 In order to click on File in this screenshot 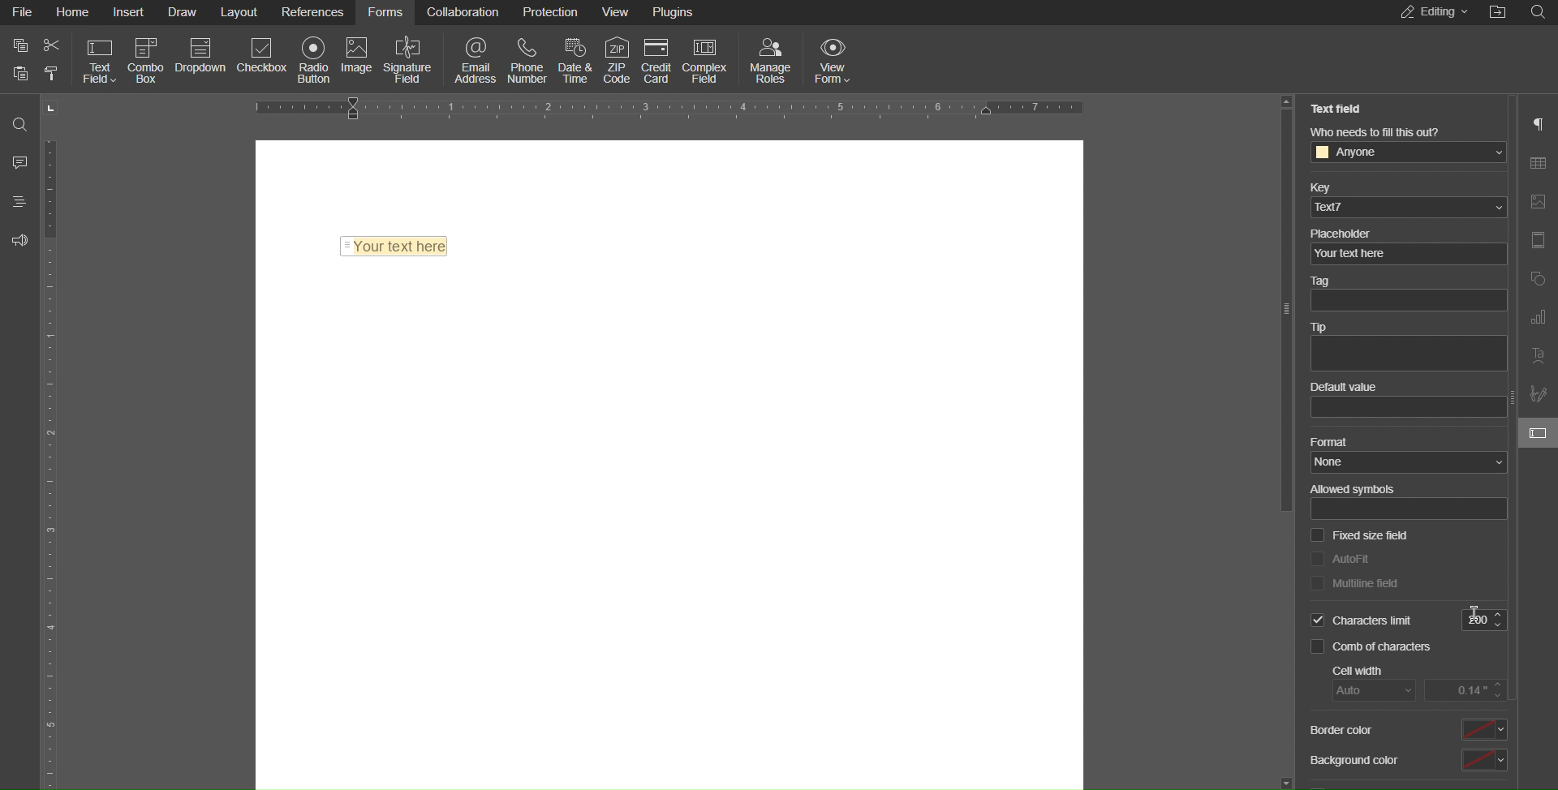, I will do `click(20, 12)`.